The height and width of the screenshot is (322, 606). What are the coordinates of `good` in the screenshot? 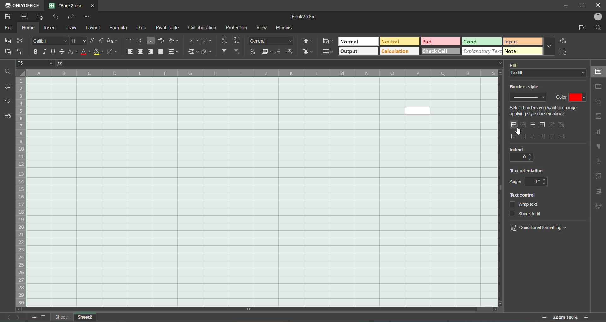 It's located at (482, 42).